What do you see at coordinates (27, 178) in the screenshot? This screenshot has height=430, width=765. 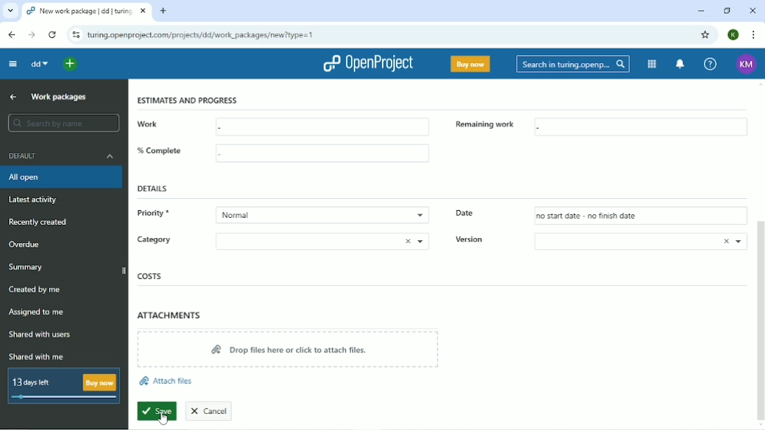 I see `All open` at bounding box center [27, 178].